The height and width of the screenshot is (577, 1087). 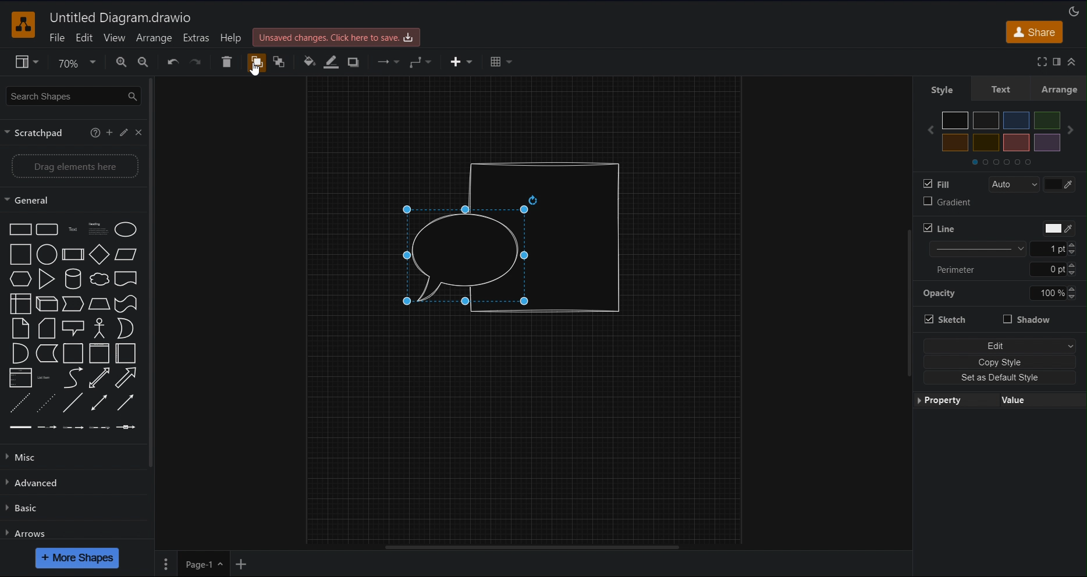 What do you see at coordinates (947, 201) in the screenshot?
I see `Gradient` at bounding box center [947, 201].